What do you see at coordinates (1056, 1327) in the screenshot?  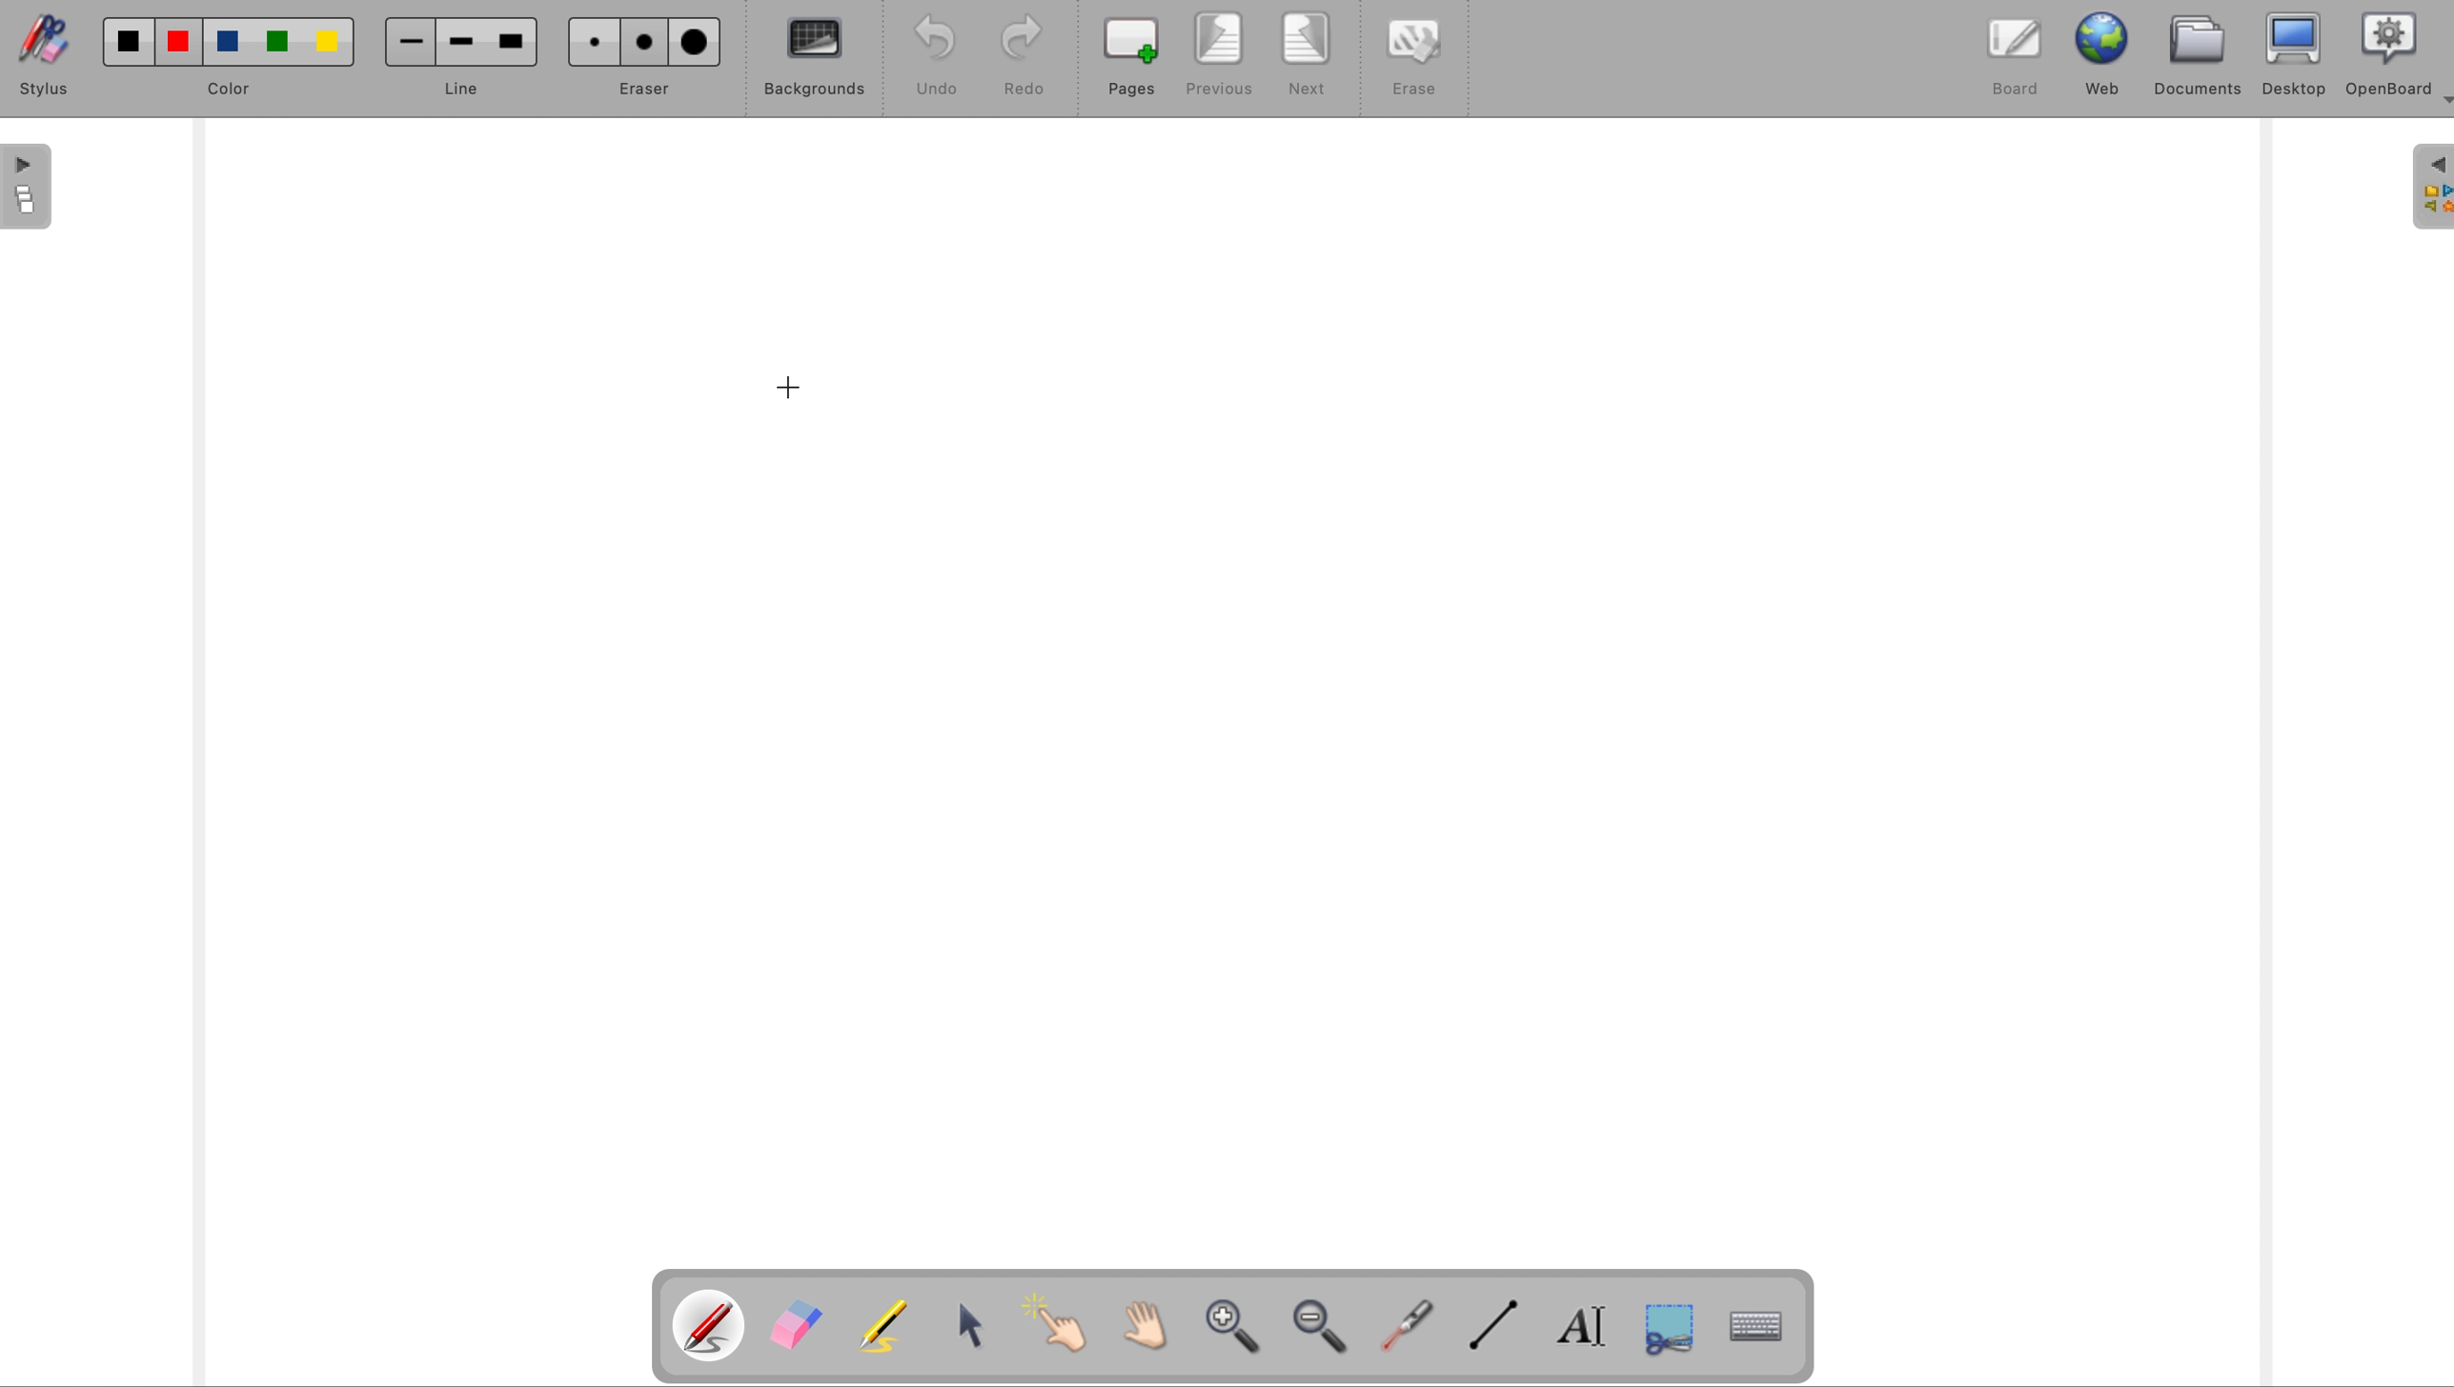 I see `interact with items` at bounding box center [1056, 1327].